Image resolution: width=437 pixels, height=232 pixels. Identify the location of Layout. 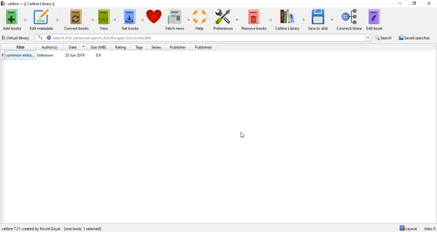
(408, 228).